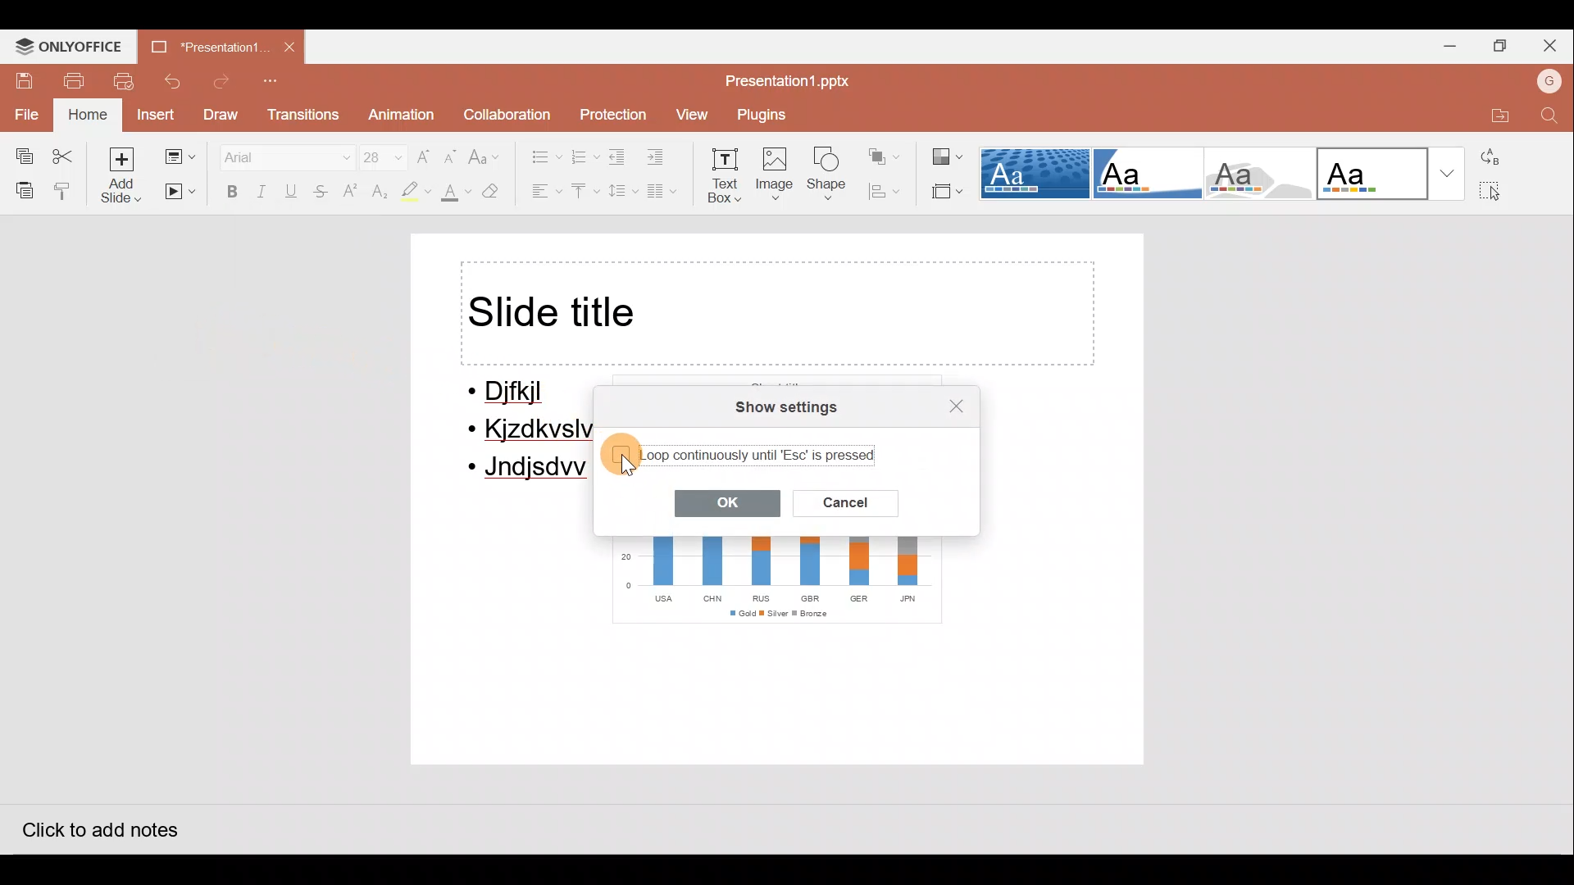  Describe the element at coordinates (220, 120) in the screenshot. I see `Draw` at that location.